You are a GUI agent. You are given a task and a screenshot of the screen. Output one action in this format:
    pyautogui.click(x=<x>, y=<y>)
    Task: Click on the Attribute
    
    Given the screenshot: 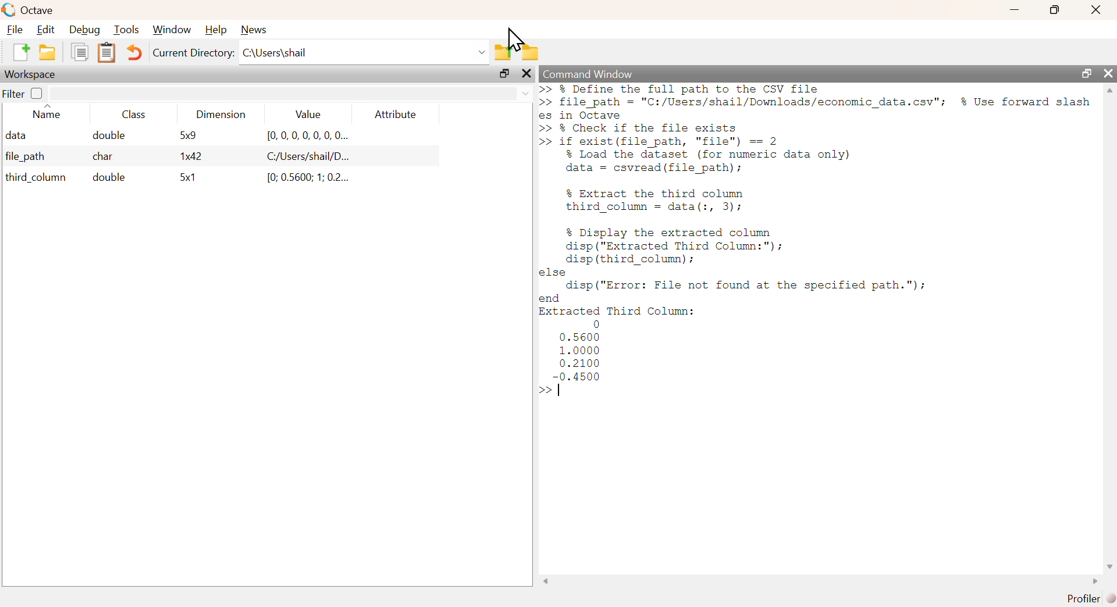 What is the action you would take?
    pyautogui.click(x=397, y=114)
    